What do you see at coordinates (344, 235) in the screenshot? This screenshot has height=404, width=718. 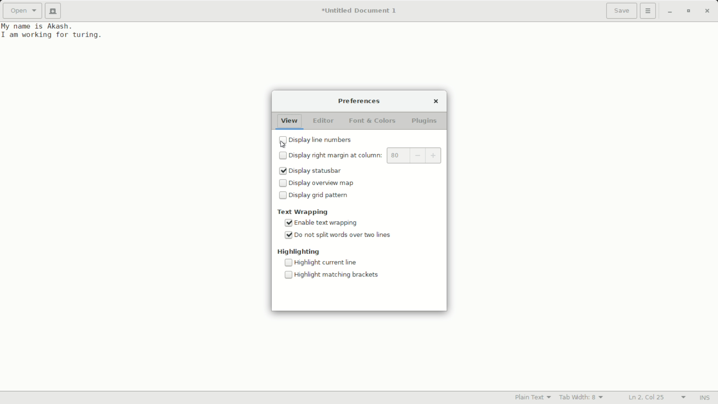 I see `do not split words over two lines` at bounding box center [344, 235].